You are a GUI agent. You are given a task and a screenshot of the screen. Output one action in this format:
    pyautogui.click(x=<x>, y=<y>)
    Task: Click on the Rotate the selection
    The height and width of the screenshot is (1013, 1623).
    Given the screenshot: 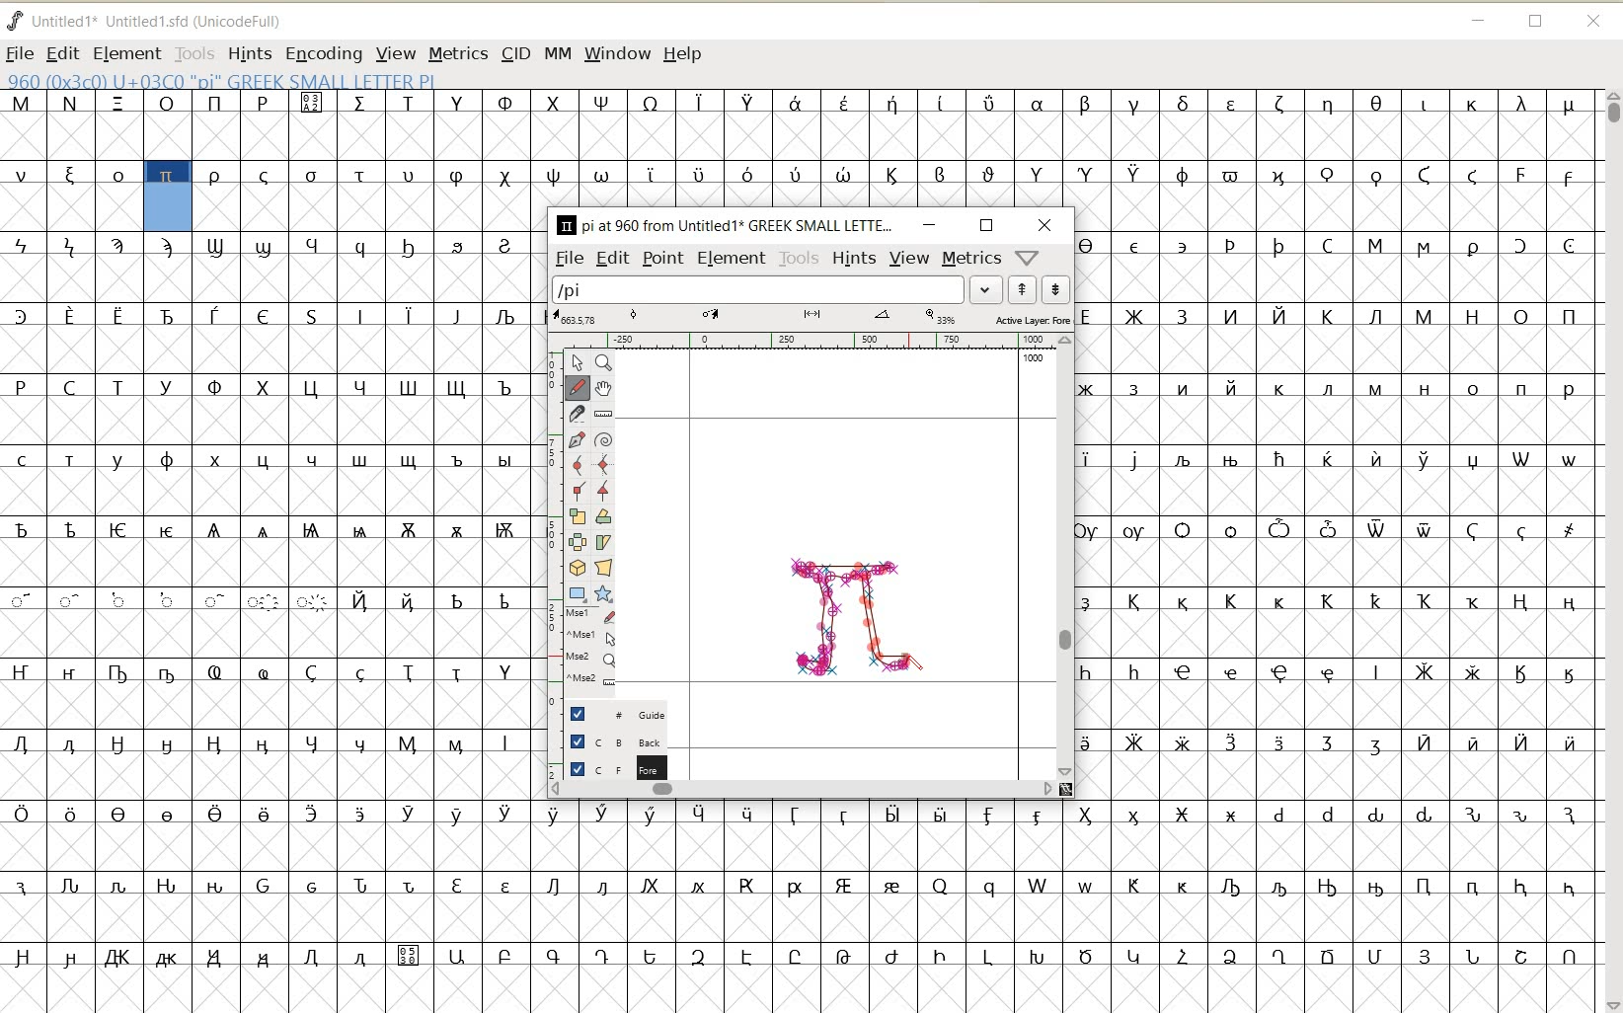 What is the action you would take?
    pyautogui.click(x=604, y=516)
    